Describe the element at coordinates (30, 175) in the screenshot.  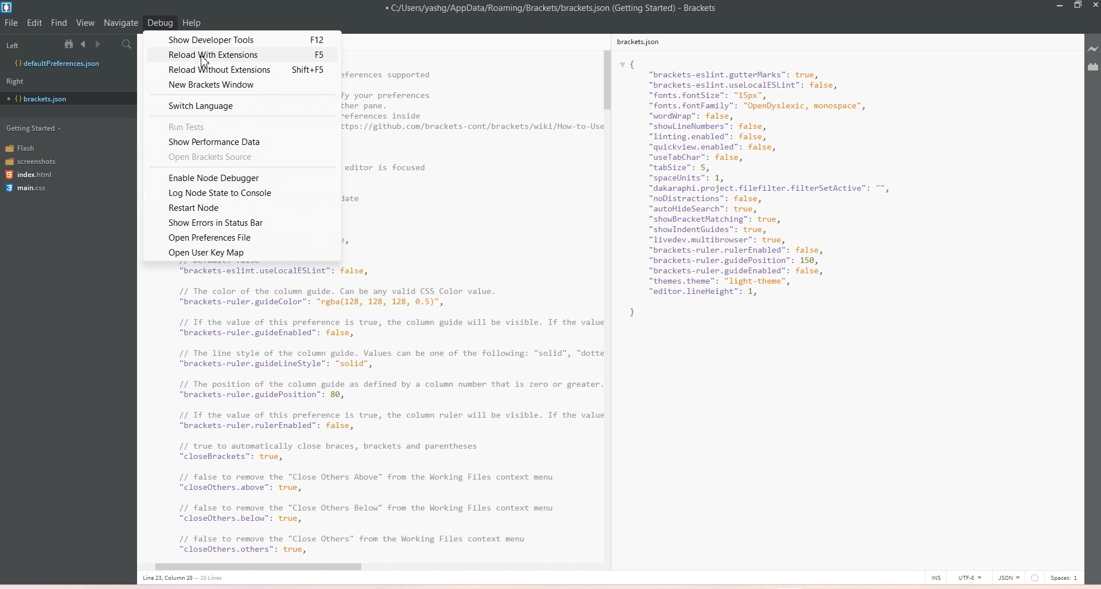
I see `index.html` at that location.